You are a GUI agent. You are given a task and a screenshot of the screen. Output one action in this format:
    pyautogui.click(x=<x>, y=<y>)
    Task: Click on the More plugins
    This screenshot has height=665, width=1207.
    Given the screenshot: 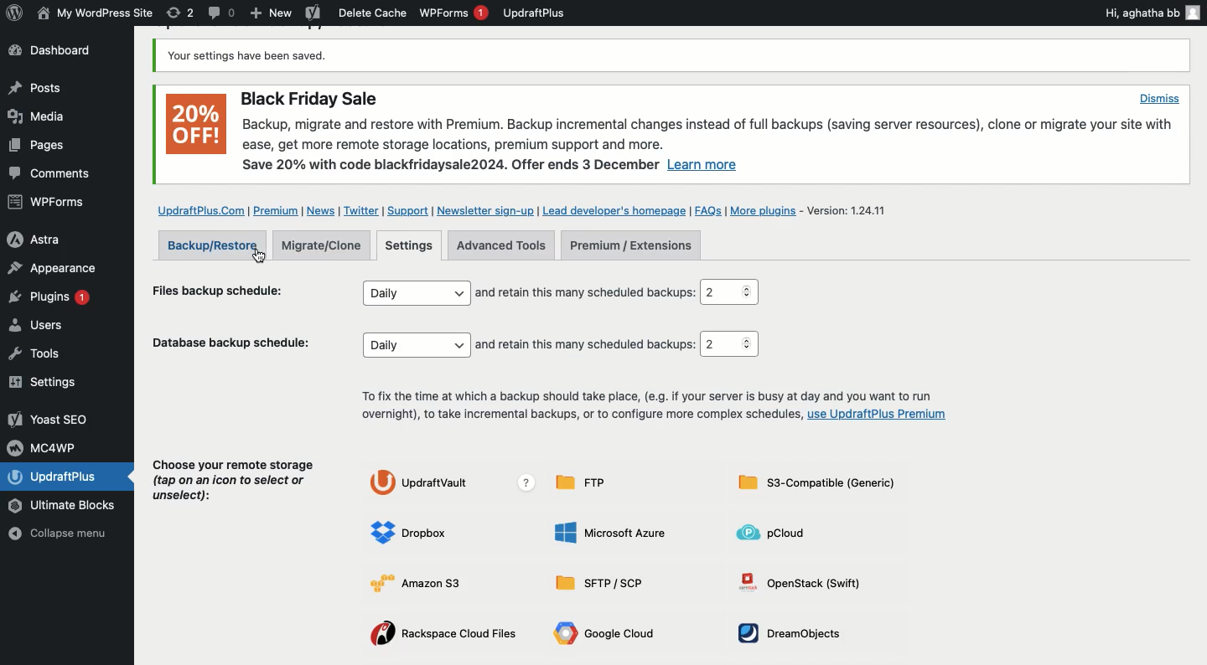 What is the action you would take?
    pyautogui.click(x=764, y=211)
    